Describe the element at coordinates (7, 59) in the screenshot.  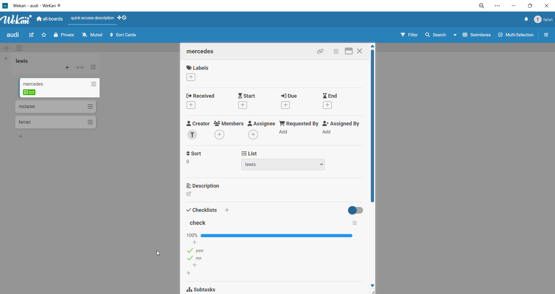
I see `add list` at that location.